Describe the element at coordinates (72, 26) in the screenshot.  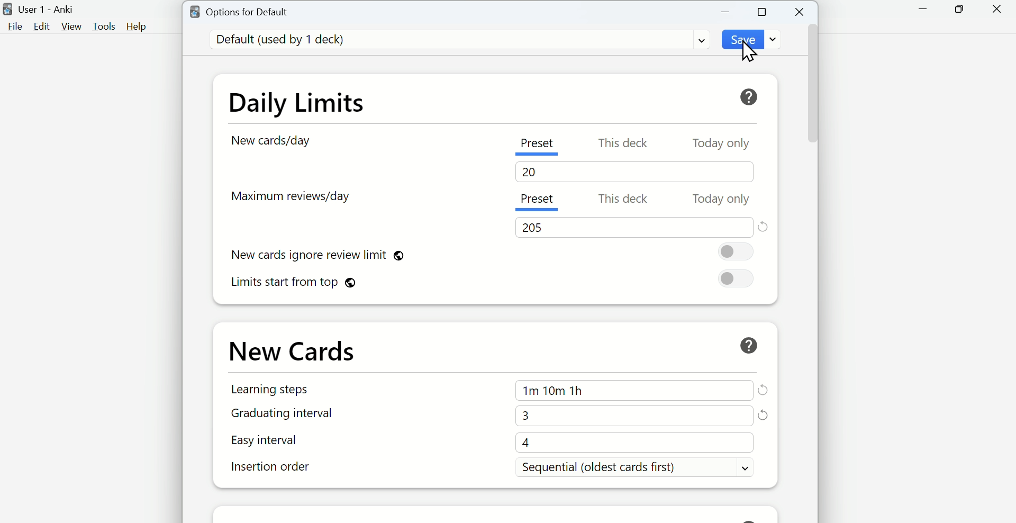
I see `View` at that location.